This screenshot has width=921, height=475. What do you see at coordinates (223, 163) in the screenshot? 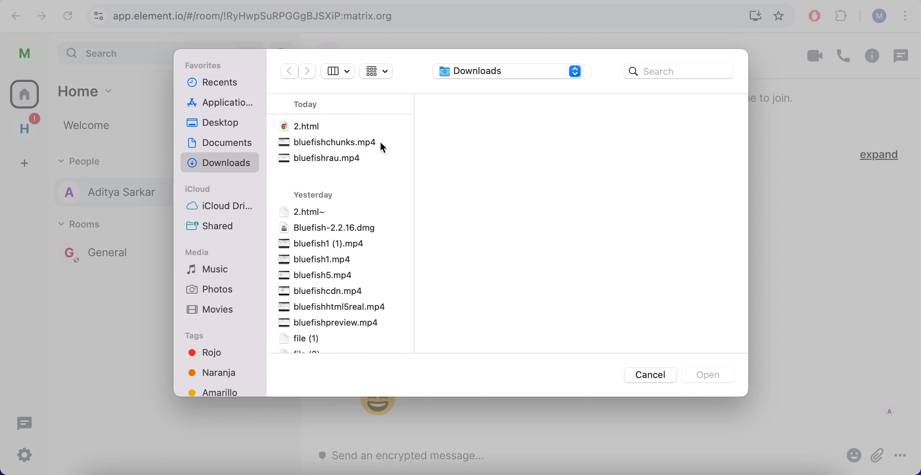
I see `downloads` at bounding box center [223, 163].